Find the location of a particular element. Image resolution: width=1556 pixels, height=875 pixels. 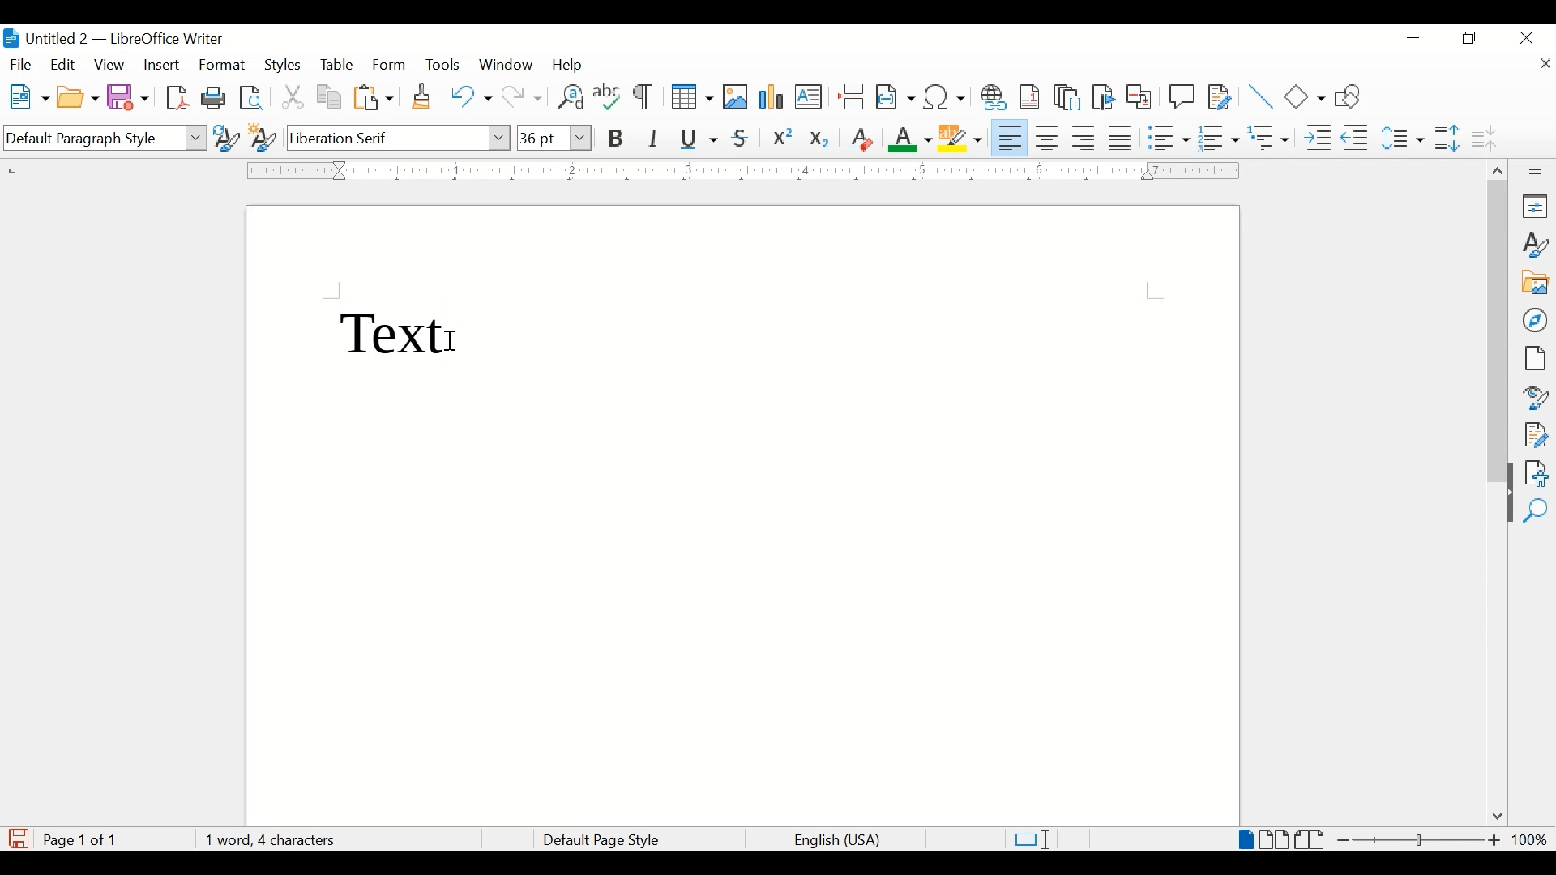

insert table is located at coordinates (692, 96).